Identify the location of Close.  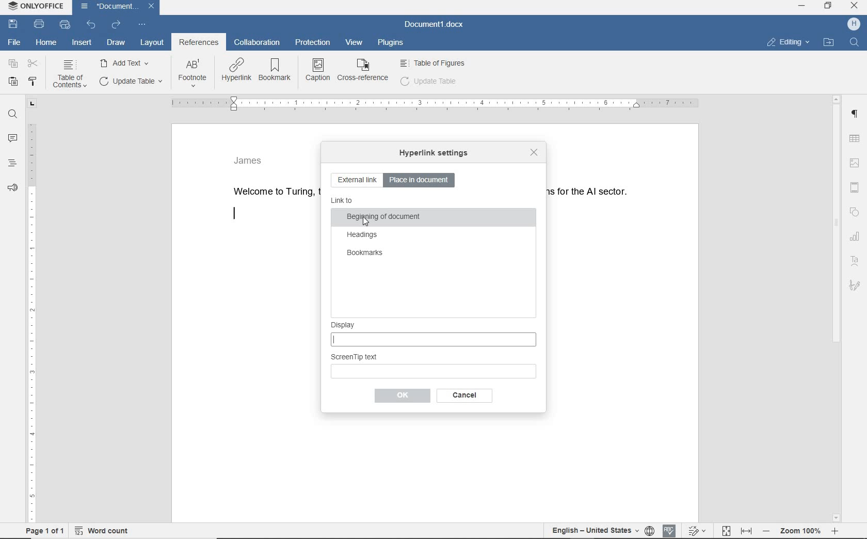
(152, 7).